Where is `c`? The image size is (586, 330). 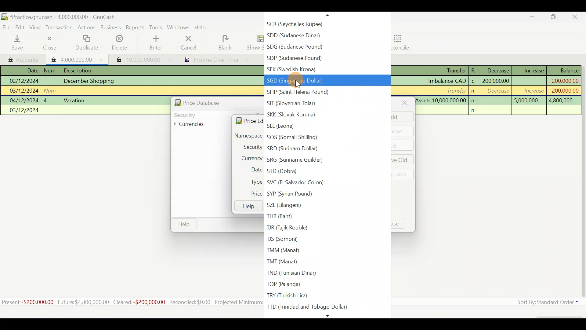 c is located at coordinates (473, 82).